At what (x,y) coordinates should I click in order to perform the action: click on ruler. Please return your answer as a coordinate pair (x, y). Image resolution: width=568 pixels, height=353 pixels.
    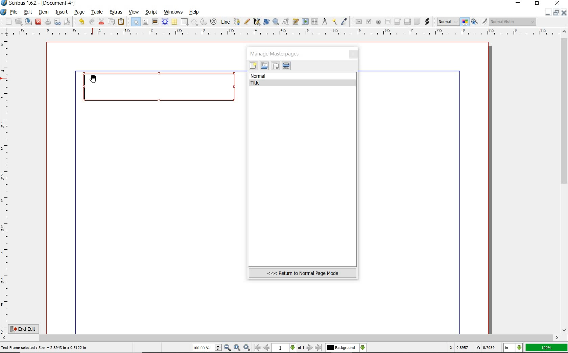
    Looking at the image, I should click on (6, 185).